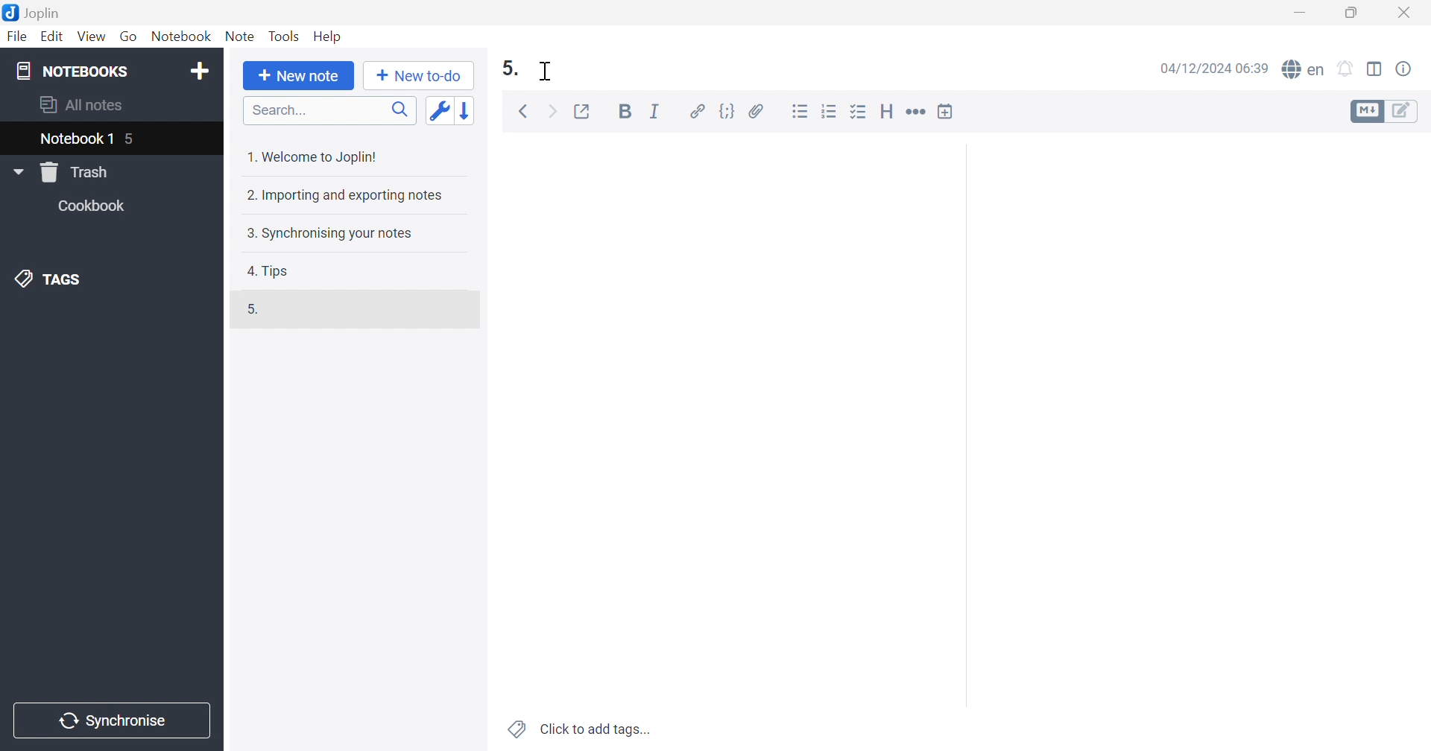 This screenshot has width=1431, height=751. I want to click on 4. Tips, so click(271, 271).